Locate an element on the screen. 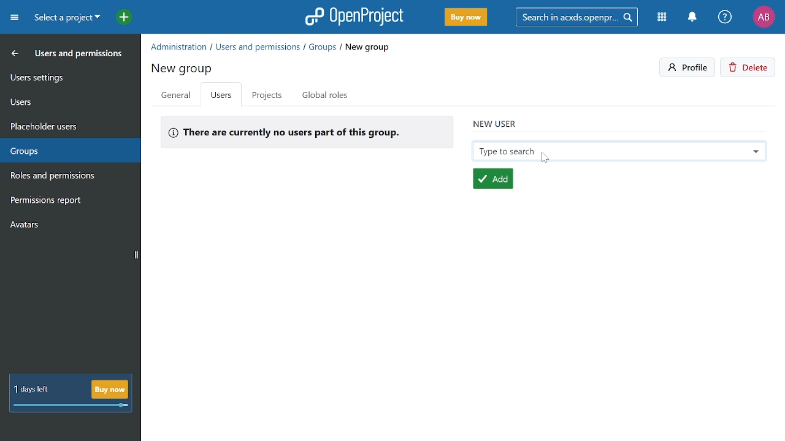  Profile is located at coordinates (764, 17).